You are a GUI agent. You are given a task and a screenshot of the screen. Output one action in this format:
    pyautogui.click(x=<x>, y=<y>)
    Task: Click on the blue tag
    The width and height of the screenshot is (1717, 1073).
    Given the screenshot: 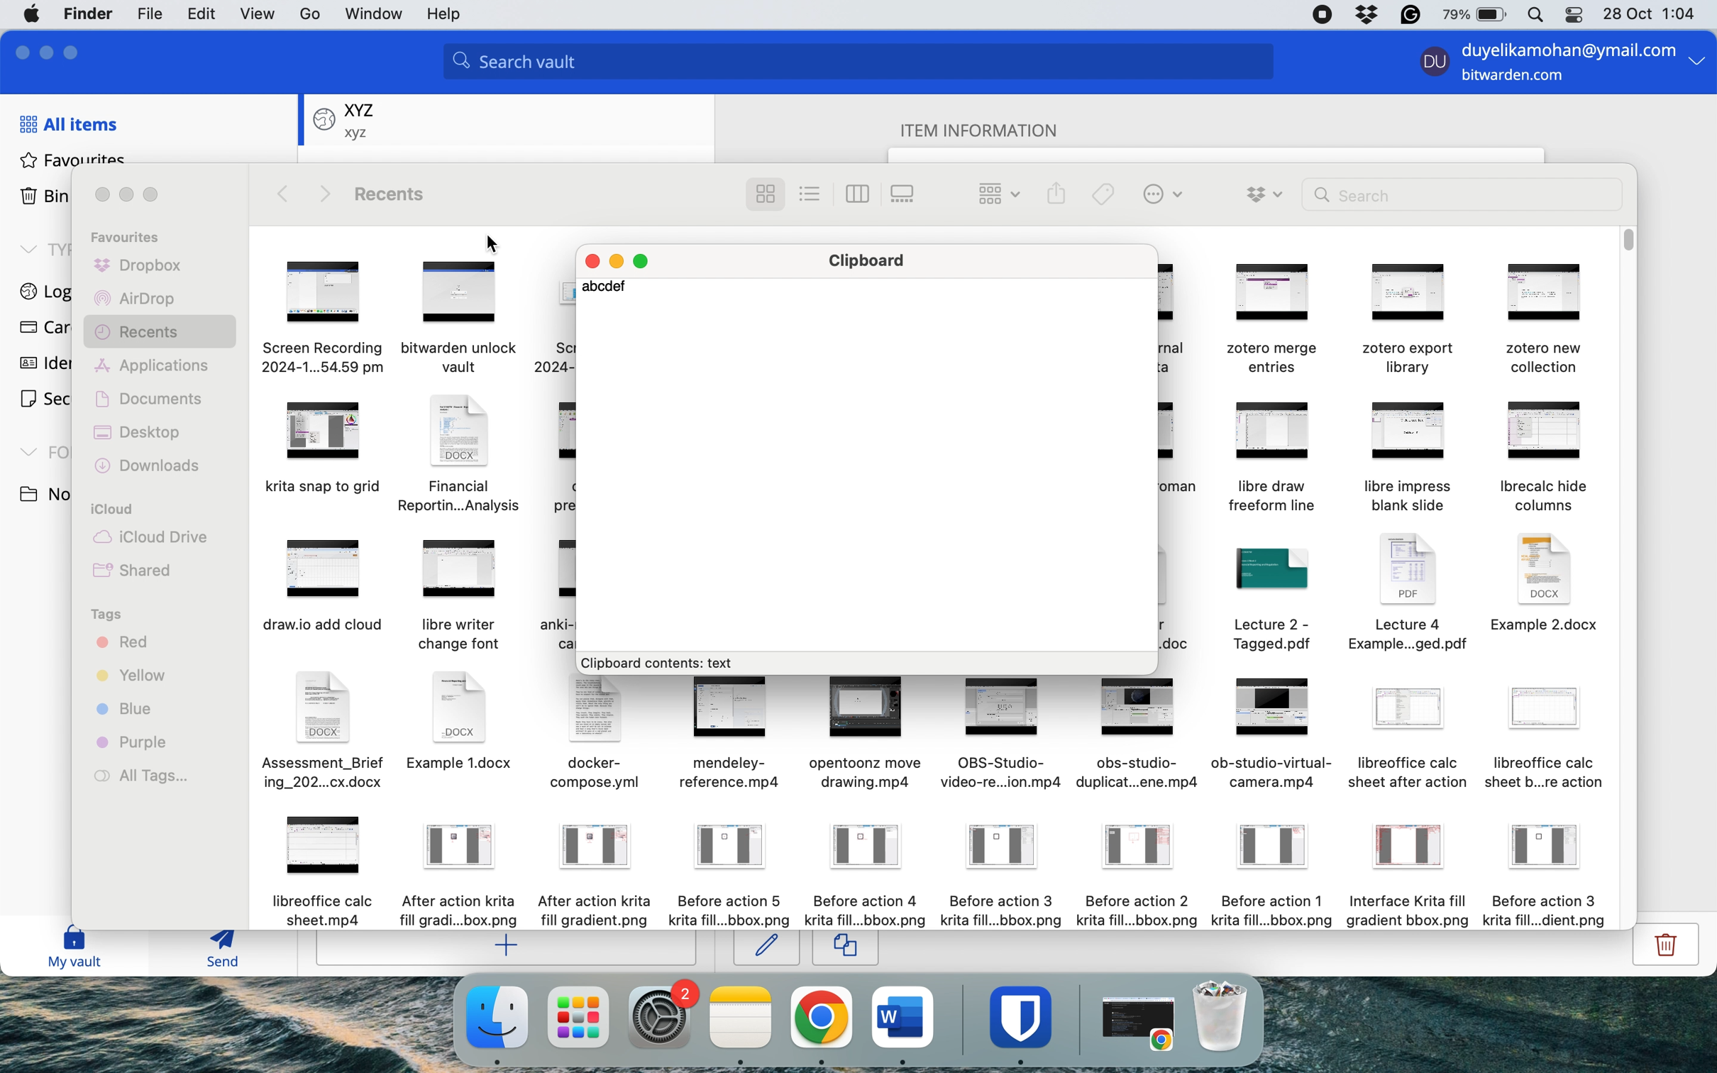 What is the action you would take?
    pyautogui.click(x=128, y=711)
    